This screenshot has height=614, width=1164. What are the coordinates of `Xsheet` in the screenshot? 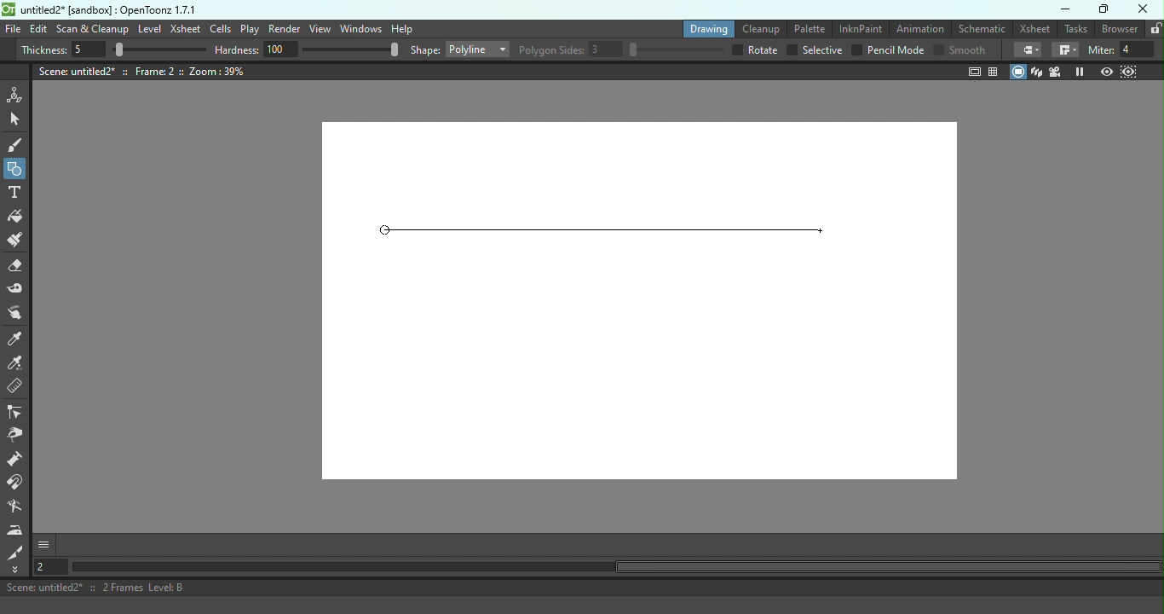 It's located at (1034, 28).